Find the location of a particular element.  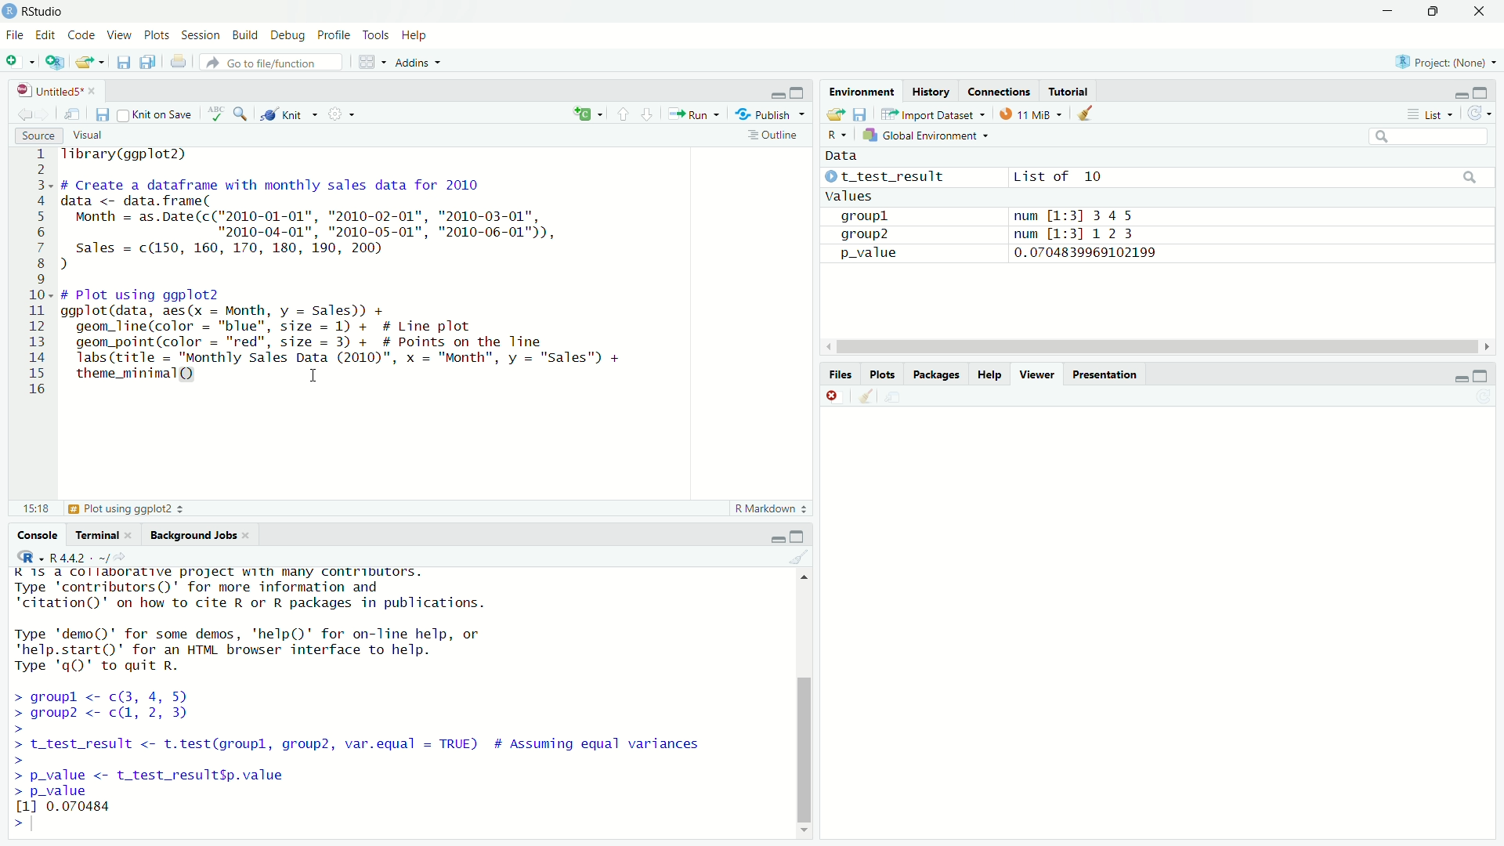

Viewer is located at coordinates (1034, 373).